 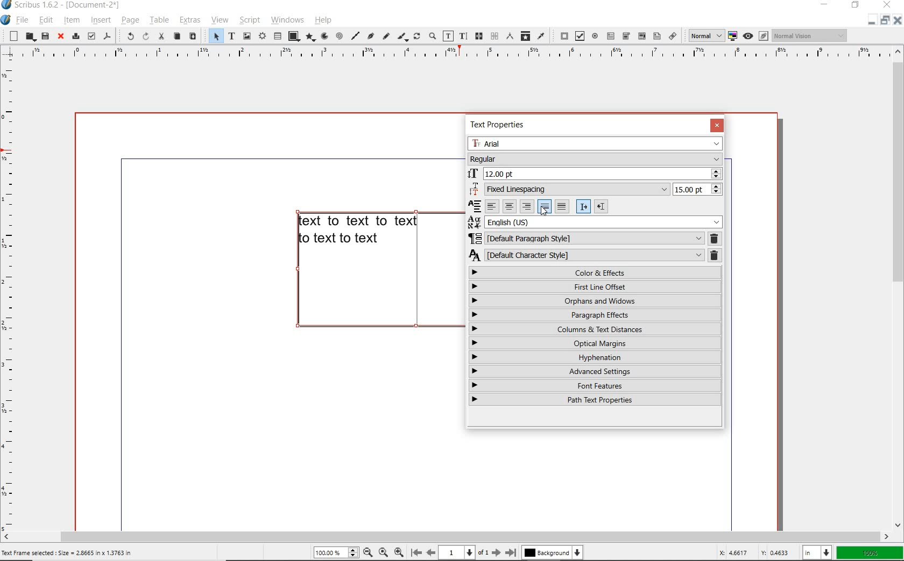 What do you see at coordinates (70, 553) in the screenshot?
I see `Text Frame selected : Size = 2.8665 in x 1.3763 in` at bounding box center [70, 553].